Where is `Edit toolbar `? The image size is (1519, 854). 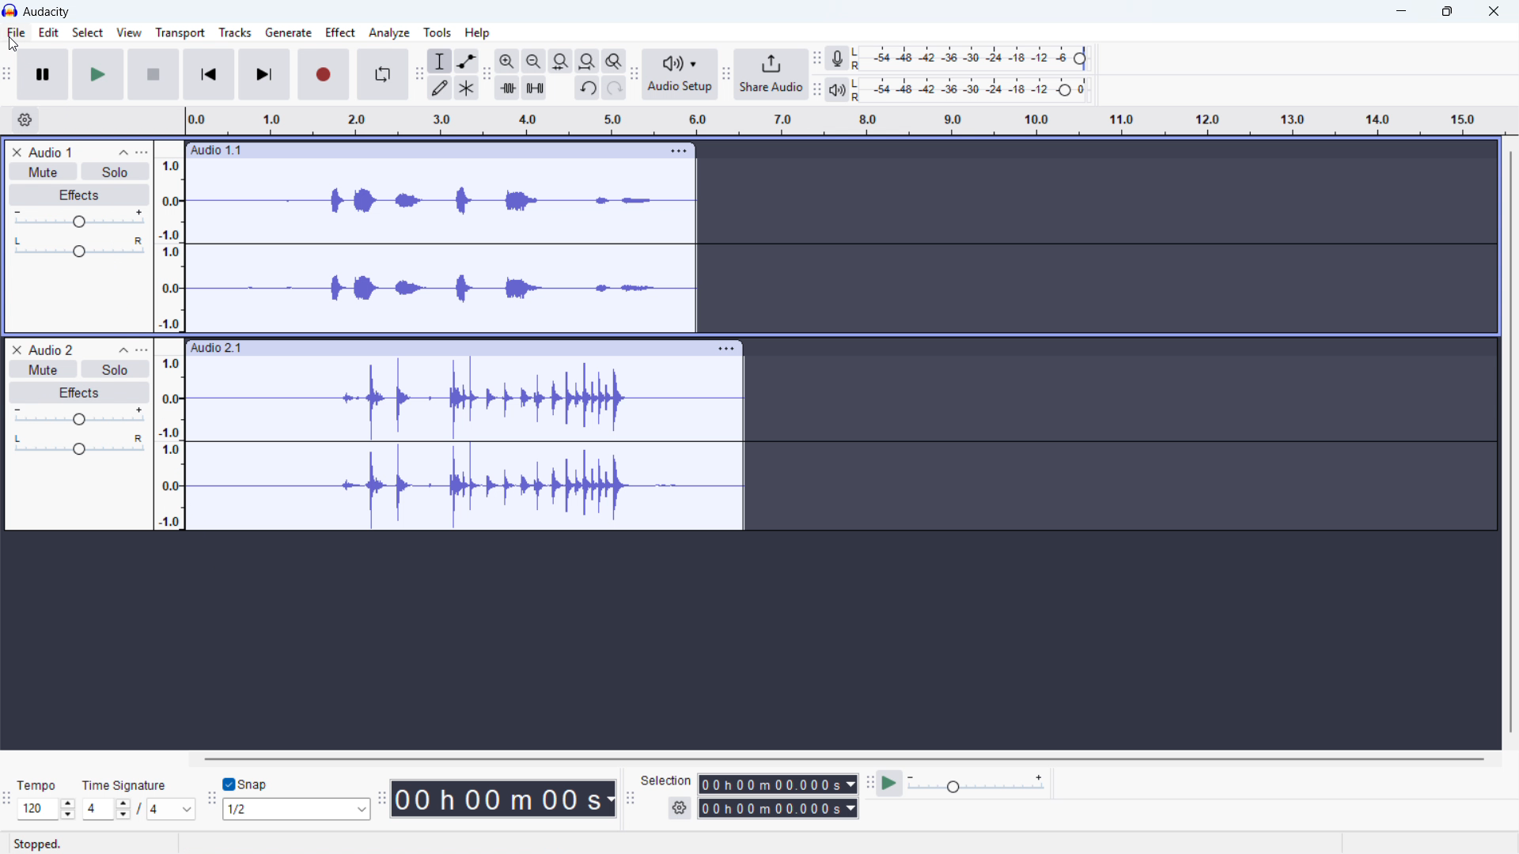 Edit toolbar  is located at coordinates (487, 74).